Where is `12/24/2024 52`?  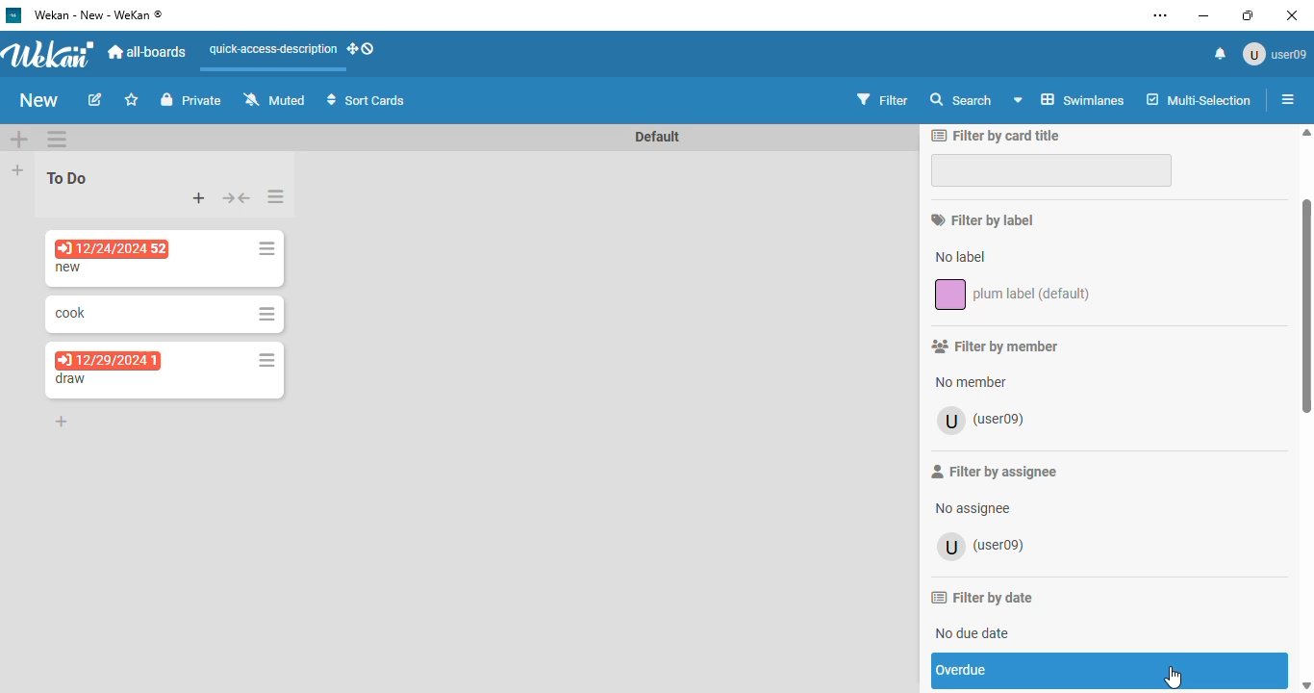
12/24/2024 52 is located at coordinates (114, 249).